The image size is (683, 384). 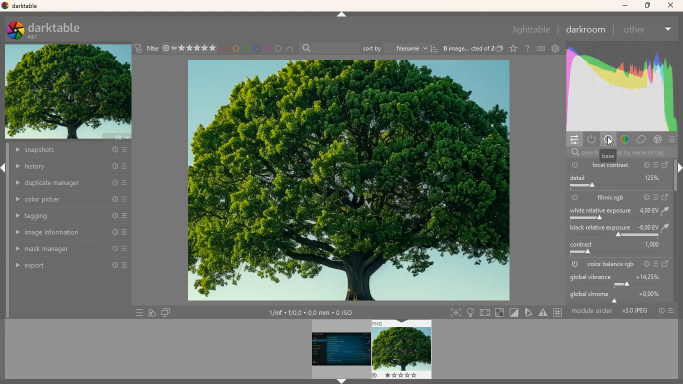 I want to click on filter, so click(x=152, y=47).